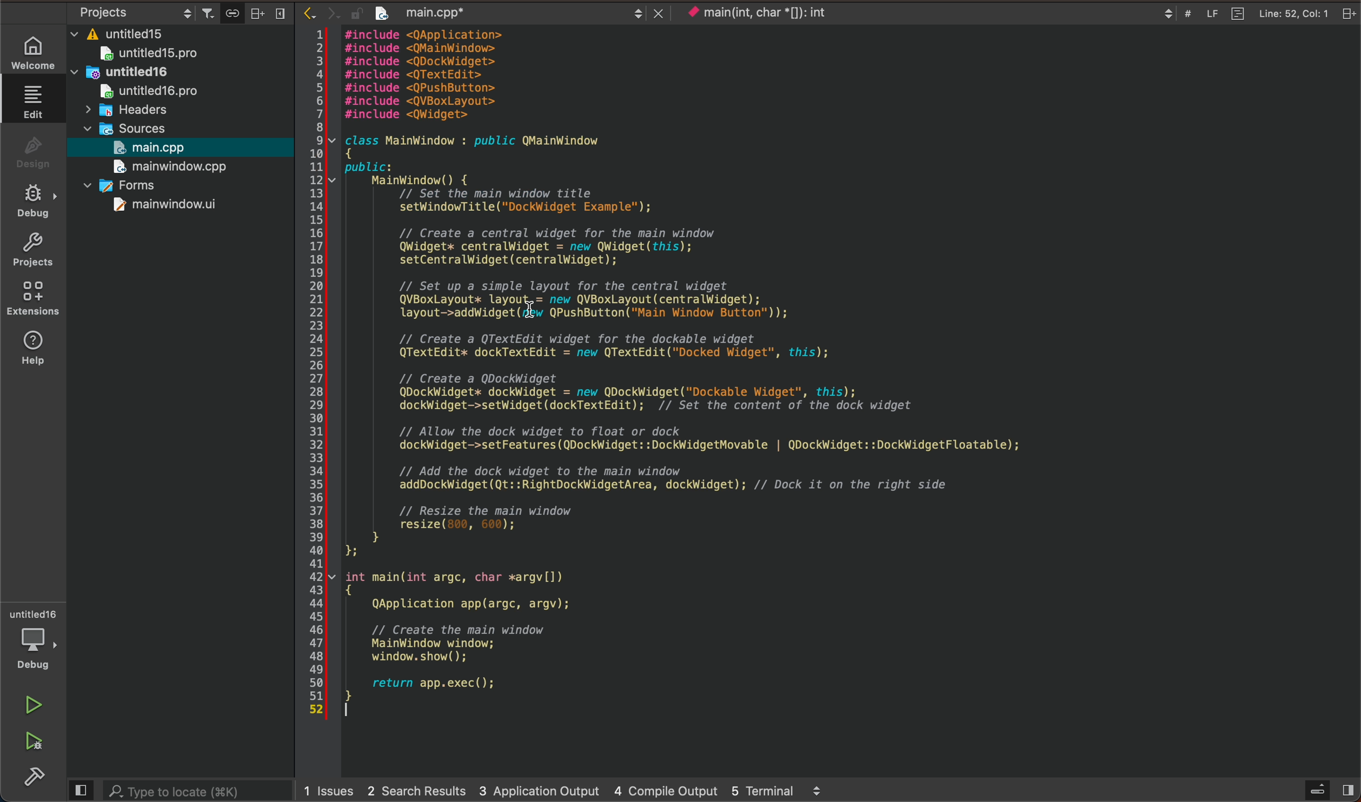  What do you see at coordinates (210, 10) in the screenshot?
I see `filter` at bounding box center [210, 10].